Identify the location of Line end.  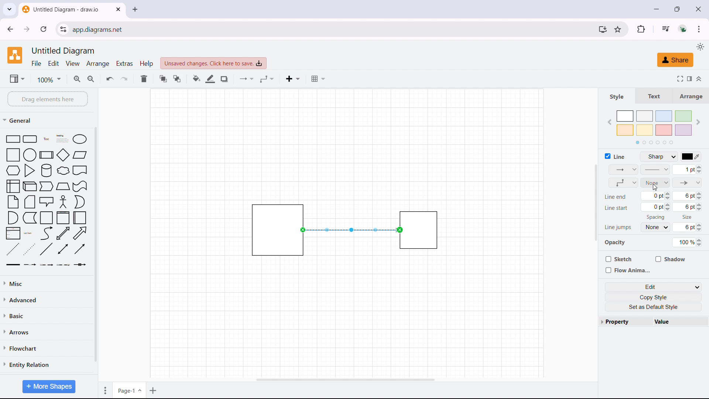
(615, 197).